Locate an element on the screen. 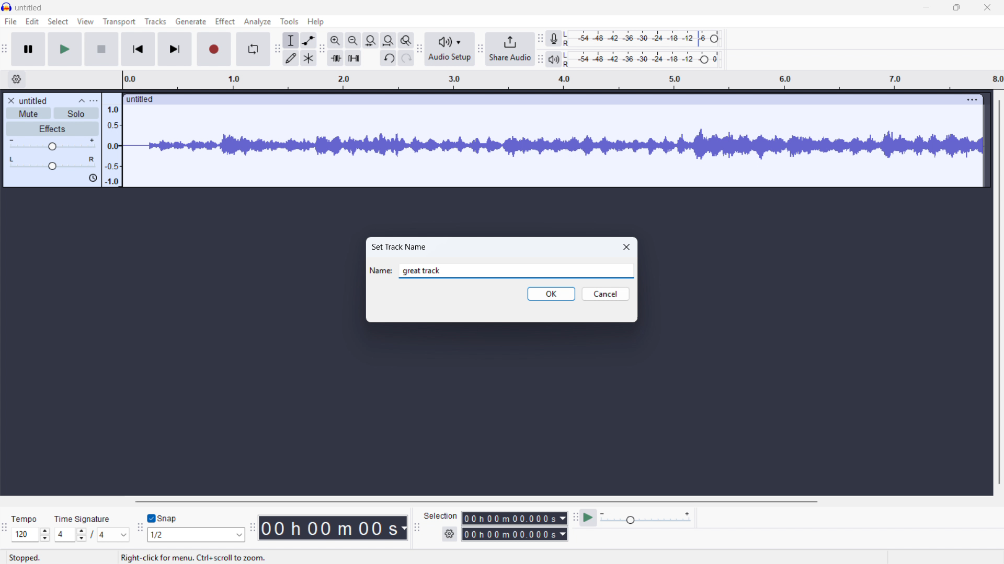 This screenshot has width=1004, height=564. Horizontal scroll bar is located at coordinates (558, 502).